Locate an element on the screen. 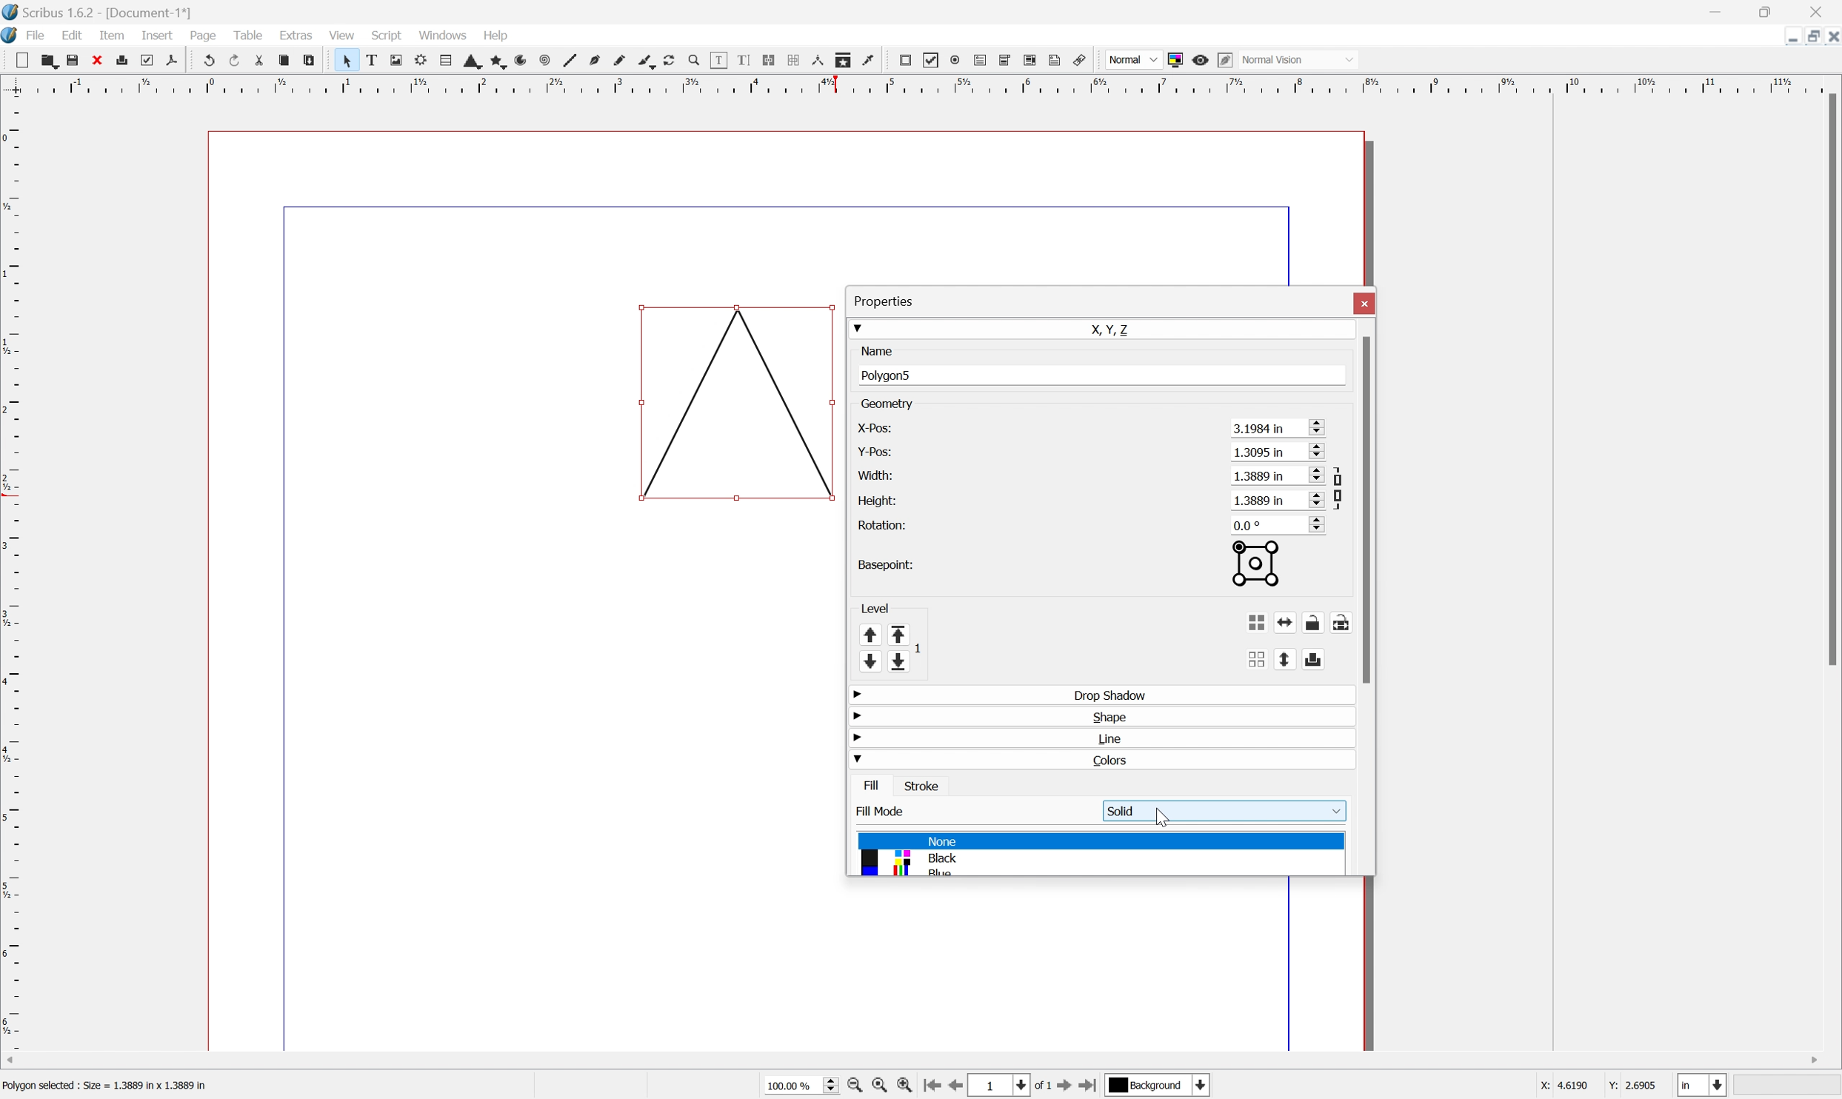  Go to previous page is located at coordinates (952, 1088).